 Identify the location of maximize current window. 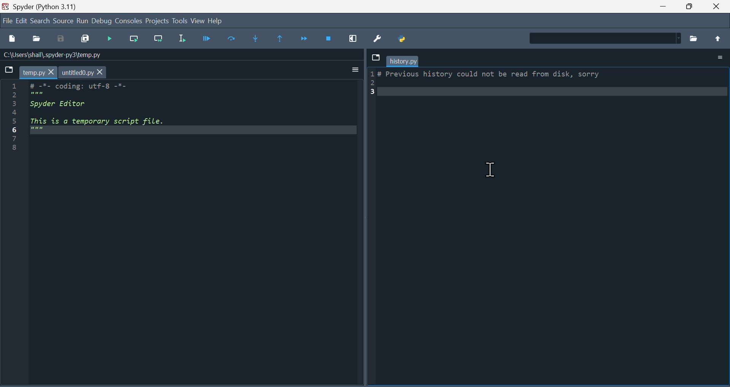
(355, 37).